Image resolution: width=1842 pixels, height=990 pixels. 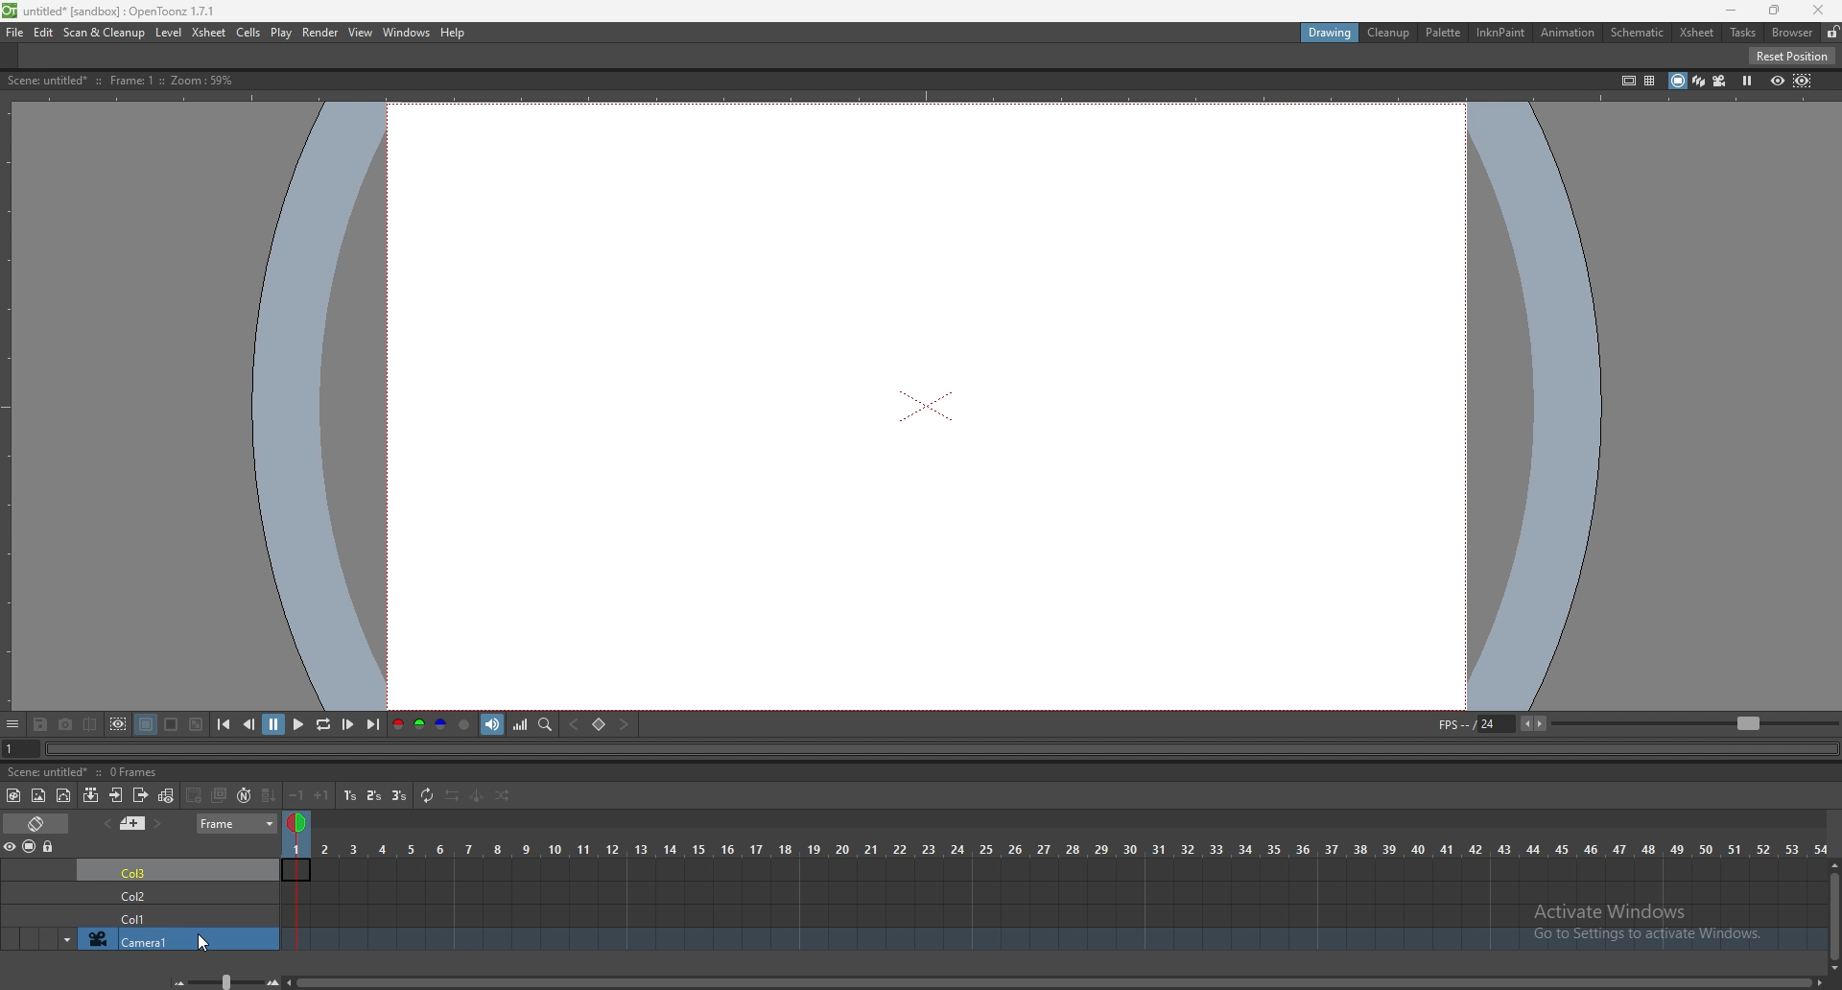 I want to click on column 2, so click(x=177, y=893).